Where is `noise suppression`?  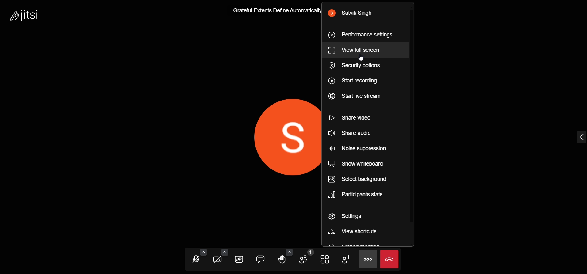 noise suppression is located at coordinates (359, 147).